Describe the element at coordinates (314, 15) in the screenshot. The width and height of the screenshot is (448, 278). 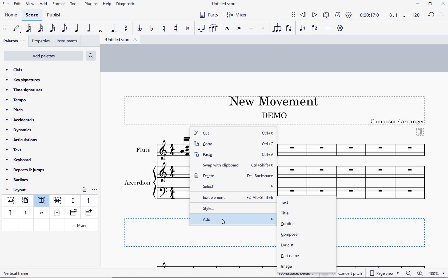
I see `play` at that location.